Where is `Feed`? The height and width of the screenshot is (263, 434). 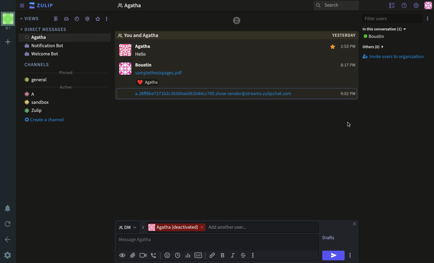
Feed is located at coordinates (56, 19).